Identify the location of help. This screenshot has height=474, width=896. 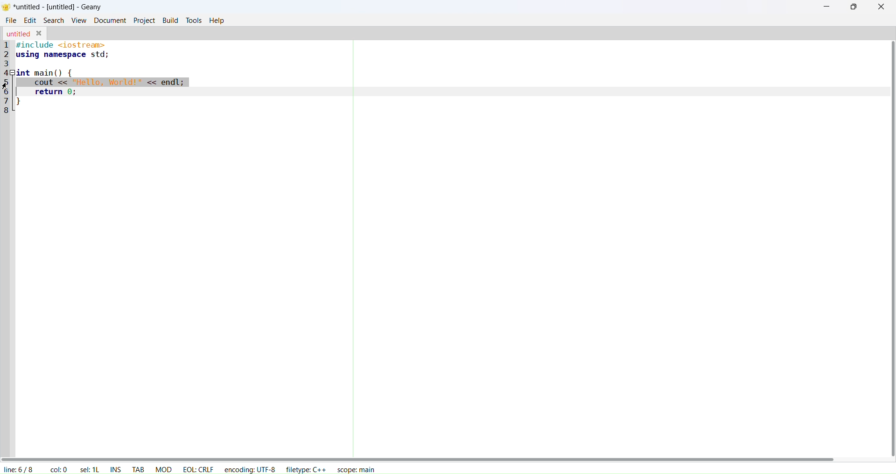
(218, 21).